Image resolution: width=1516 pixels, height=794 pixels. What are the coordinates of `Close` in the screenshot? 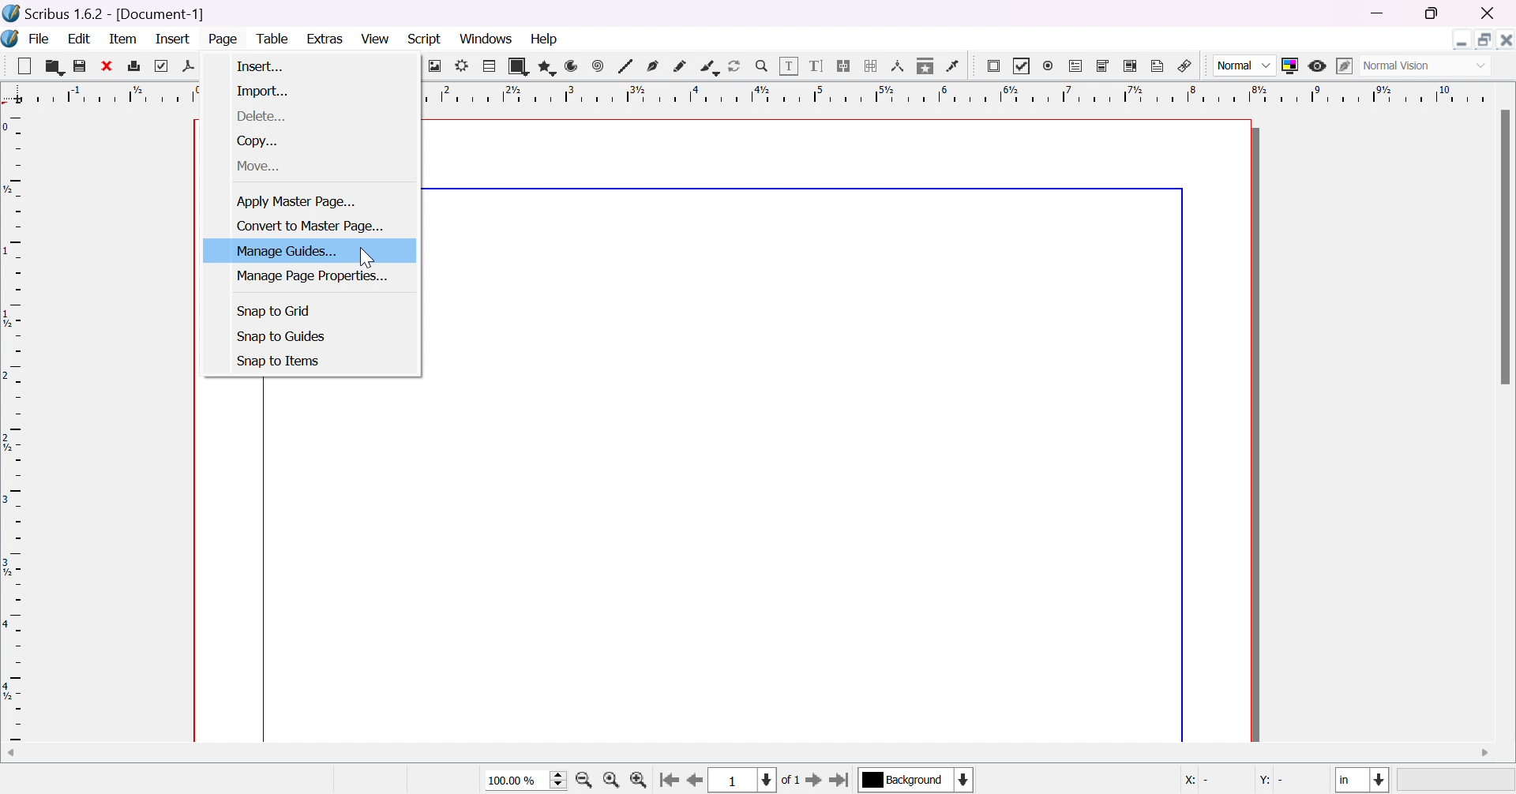 It's located at (1507, 39).